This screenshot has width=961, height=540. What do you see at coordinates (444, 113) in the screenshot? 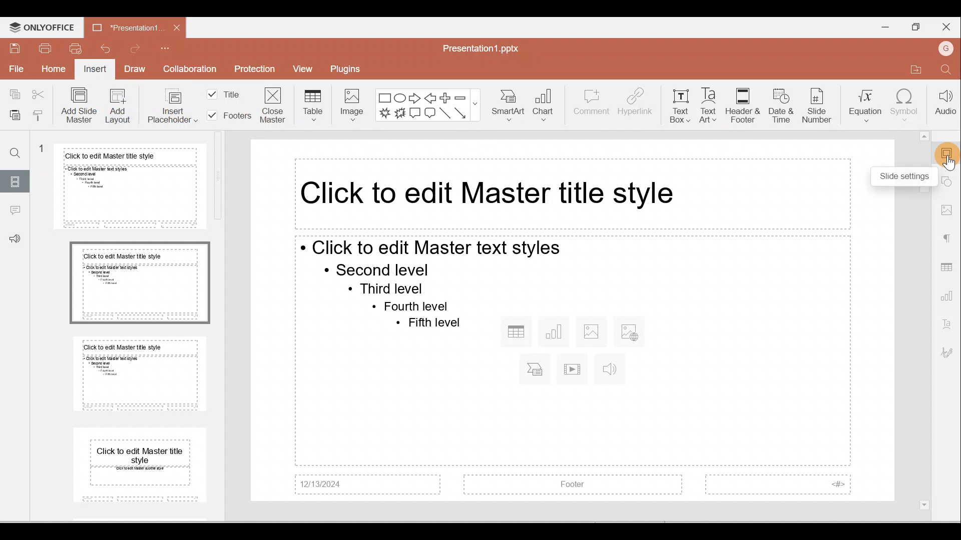
I see `Line` at bounding box center [444, 113].